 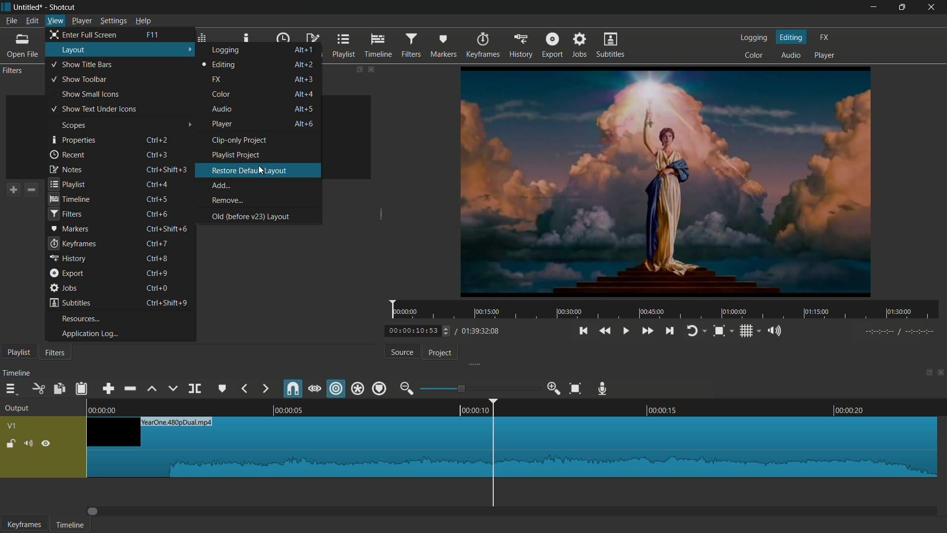 I want to click on close timeline, so click(x=941, y=372).